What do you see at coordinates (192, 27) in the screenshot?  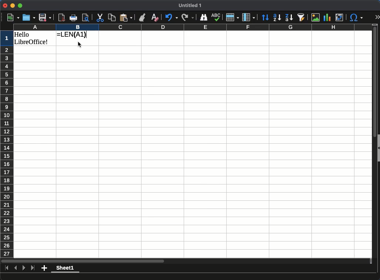 I see `columns` at bounding box center [192, 27].